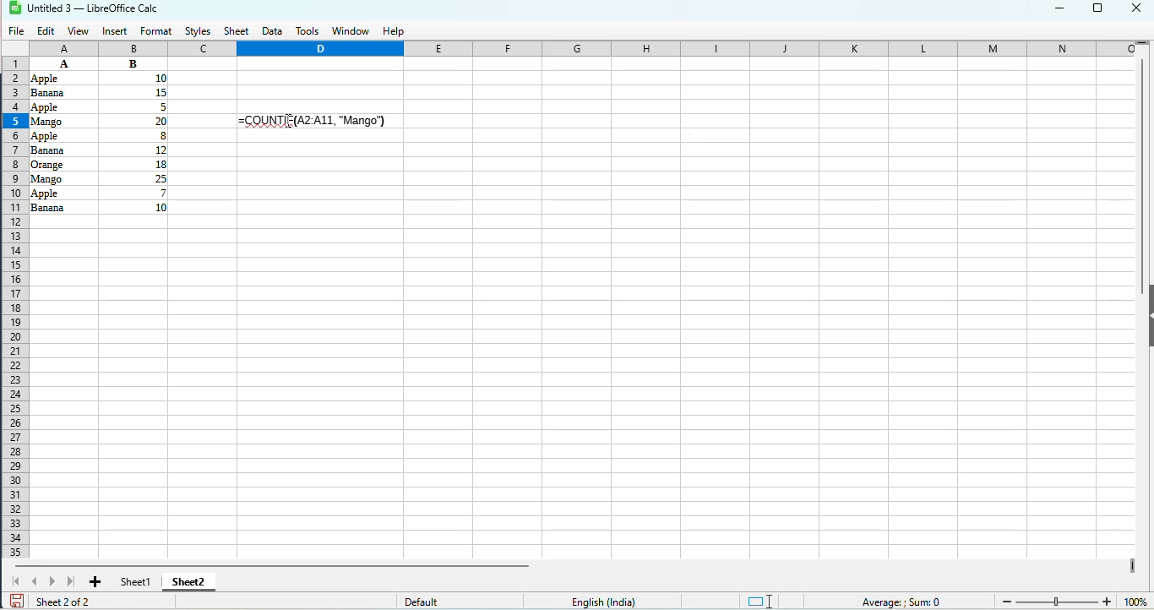 This screenshot has height=610, width=1154. Describe the element at coordinates (95, 582) in the screenshot. I see `add new sheet` at that location.